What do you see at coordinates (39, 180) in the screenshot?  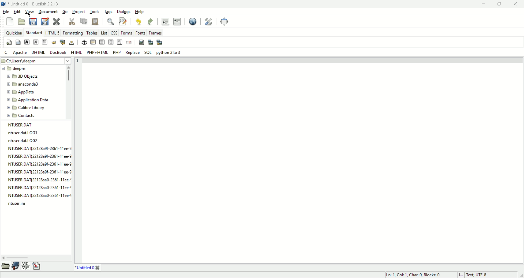 I see `NTUSER.DAT{22128220-2361-11ee-¢` at bounding box center [39, 180].